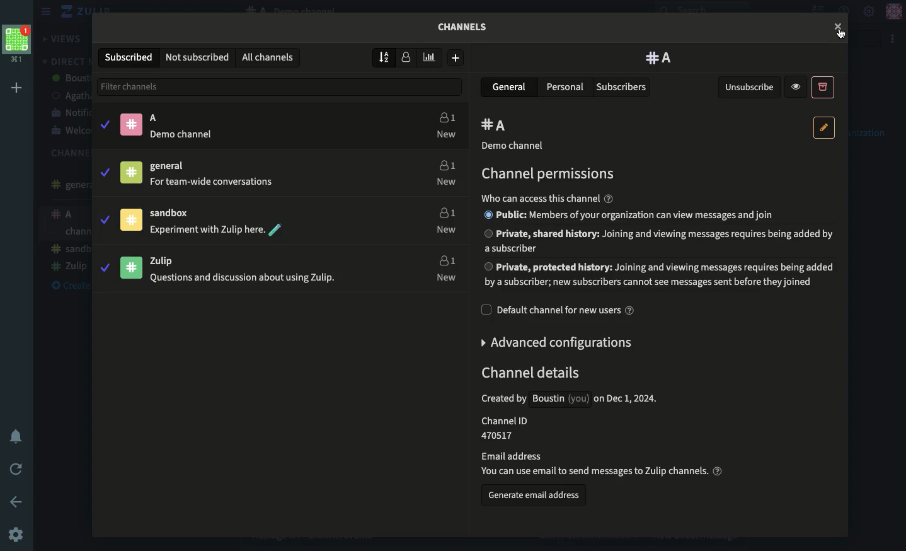 This screenshot has width=906, height=551. Describe the element at coordinates (609, 199) in the screenshot. I see `help` at that location.